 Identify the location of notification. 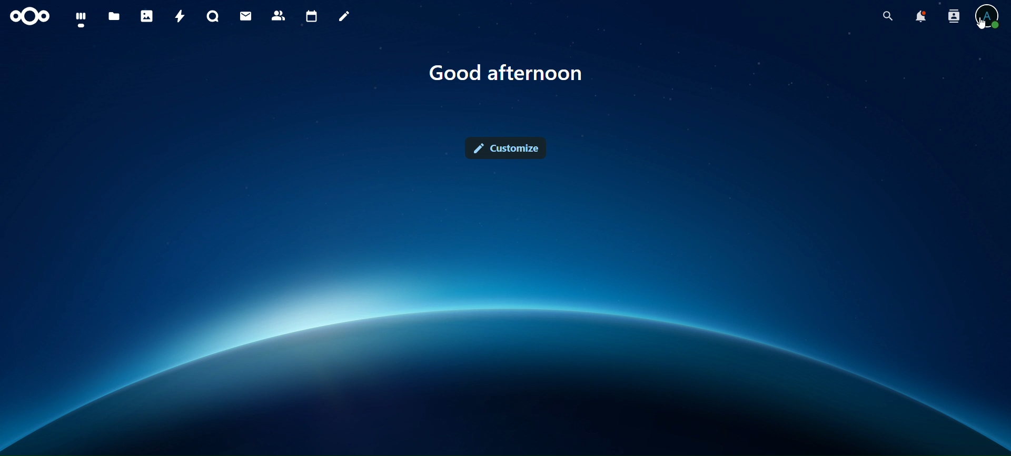
(951, 16).